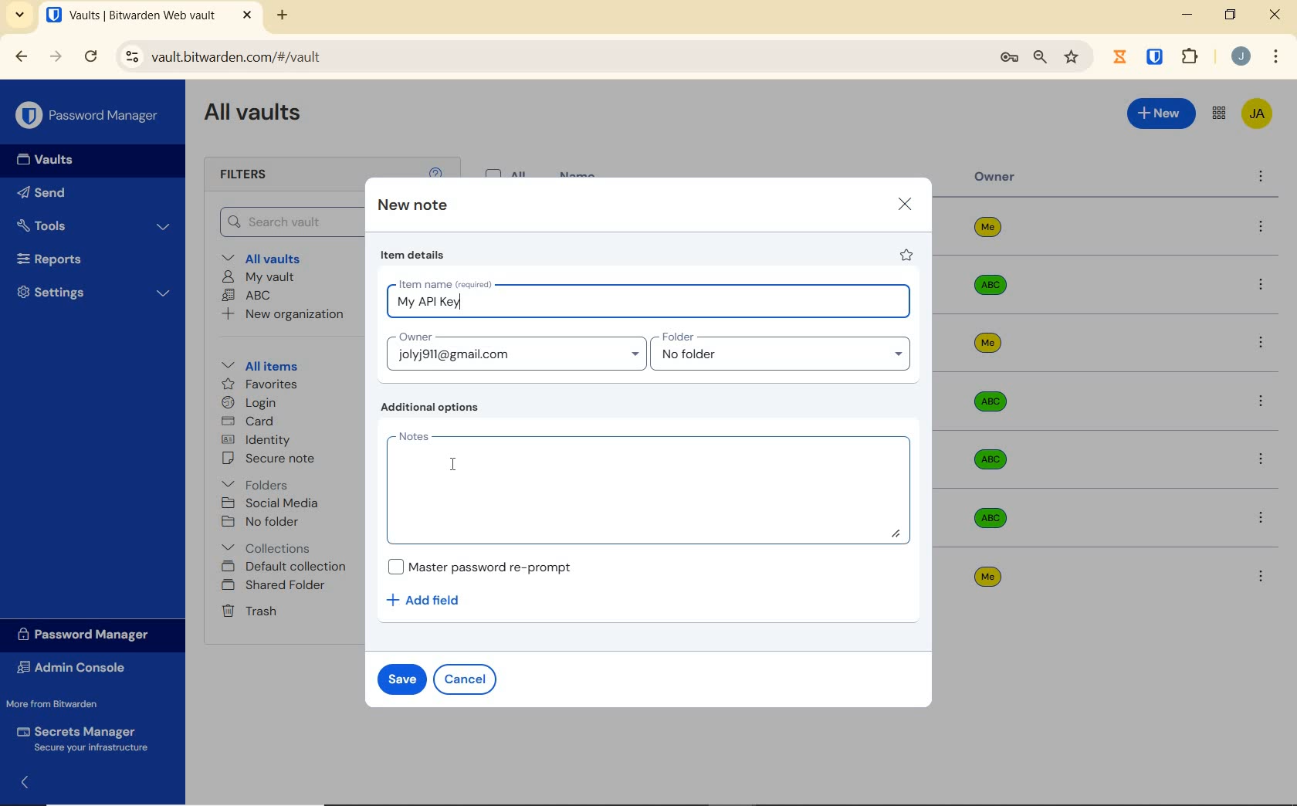  Describe the element at coordinates (1261, 228) in the screenshot. I see `more options` at that location.